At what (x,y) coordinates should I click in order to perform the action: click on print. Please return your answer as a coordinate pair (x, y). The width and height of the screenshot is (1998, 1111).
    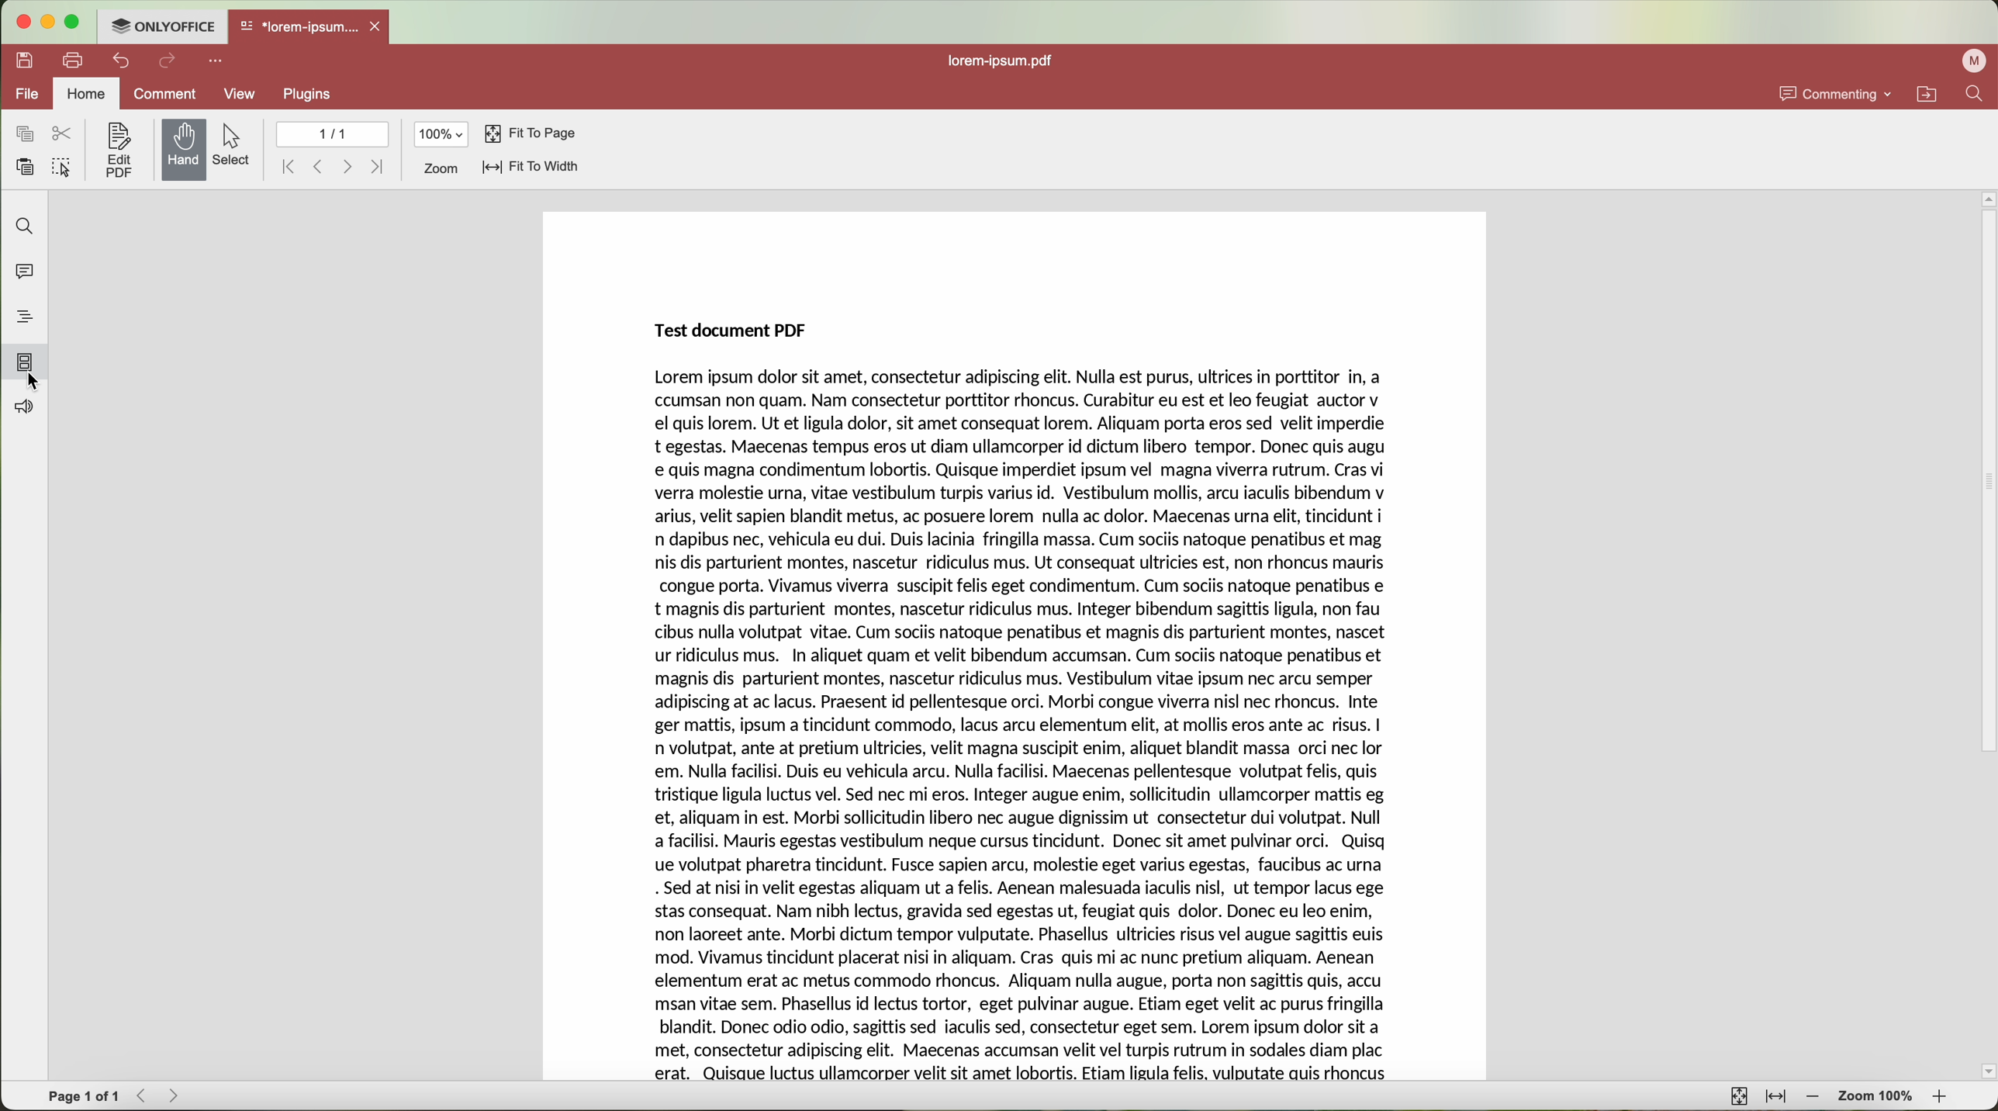
    Looking at the image, I should click on (74, 59).